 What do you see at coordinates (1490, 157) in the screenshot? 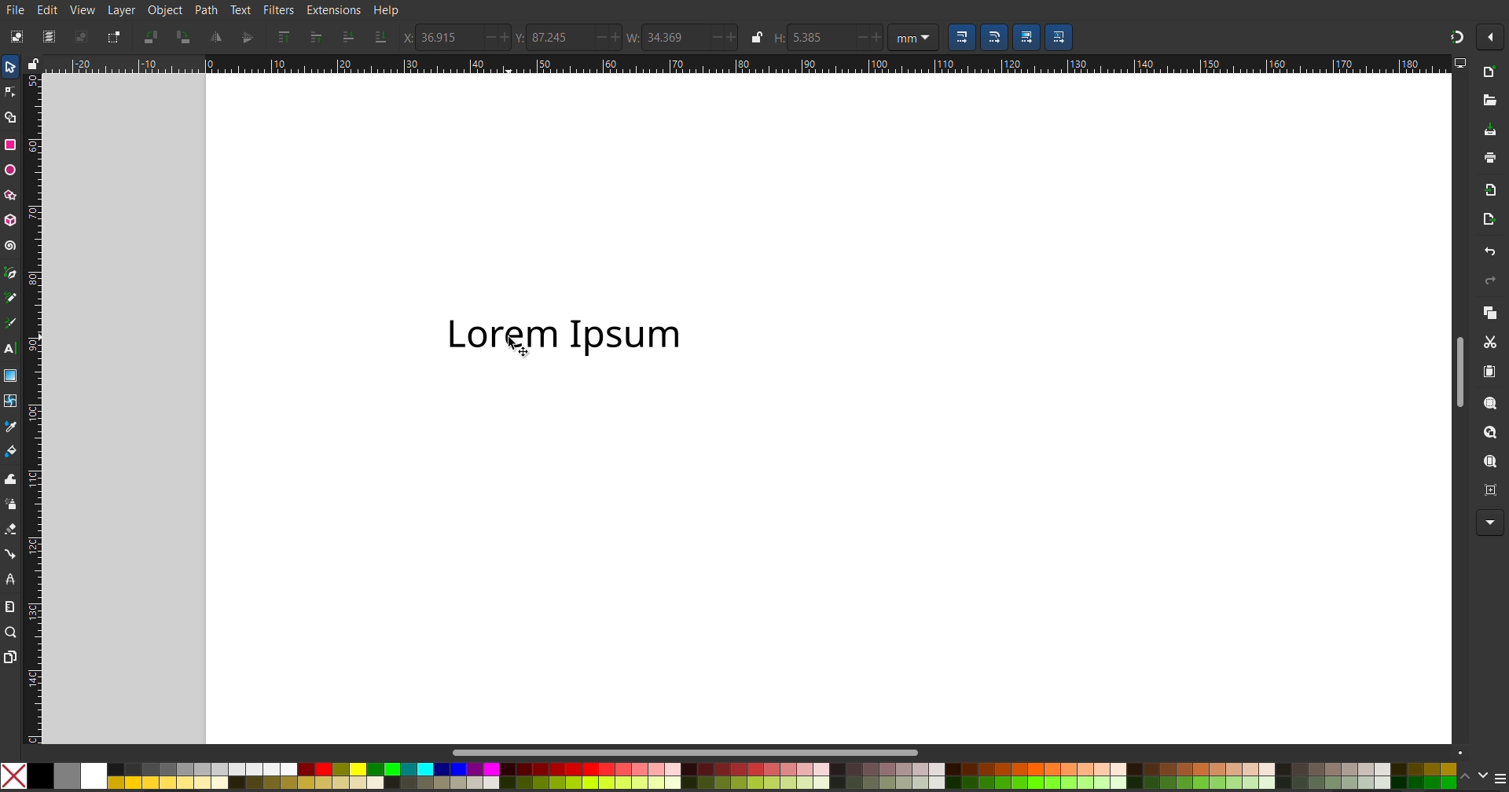
I see `Print` at bounding box center [1490, 157].